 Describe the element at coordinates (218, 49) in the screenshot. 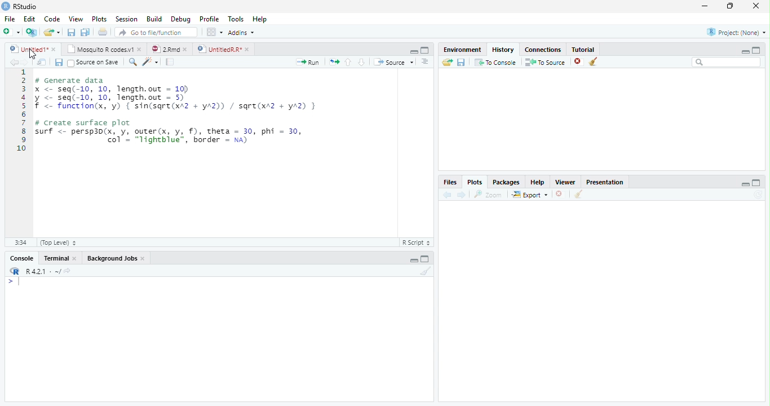

I see `UntitledR.R*` at that location.